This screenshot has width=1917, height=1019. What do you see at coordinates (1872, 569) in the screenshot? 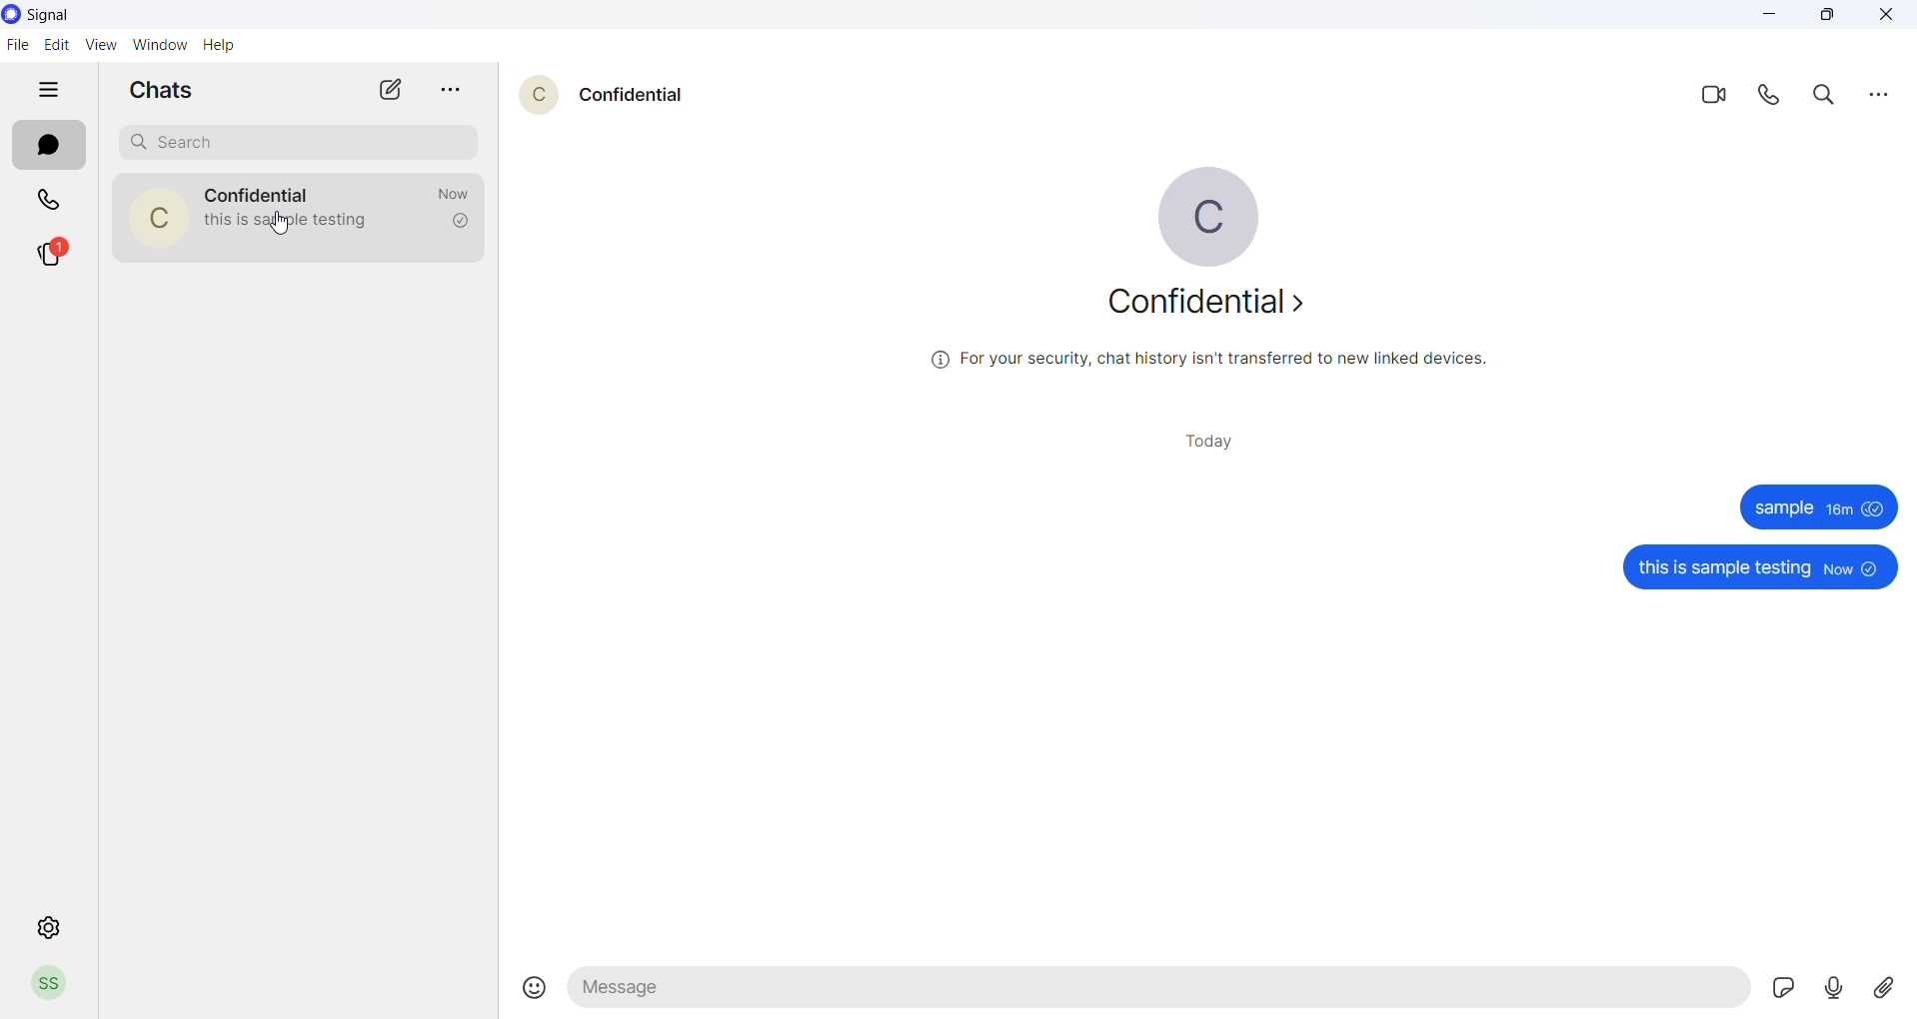
I see `seen` at bounding box center [1872, 569].